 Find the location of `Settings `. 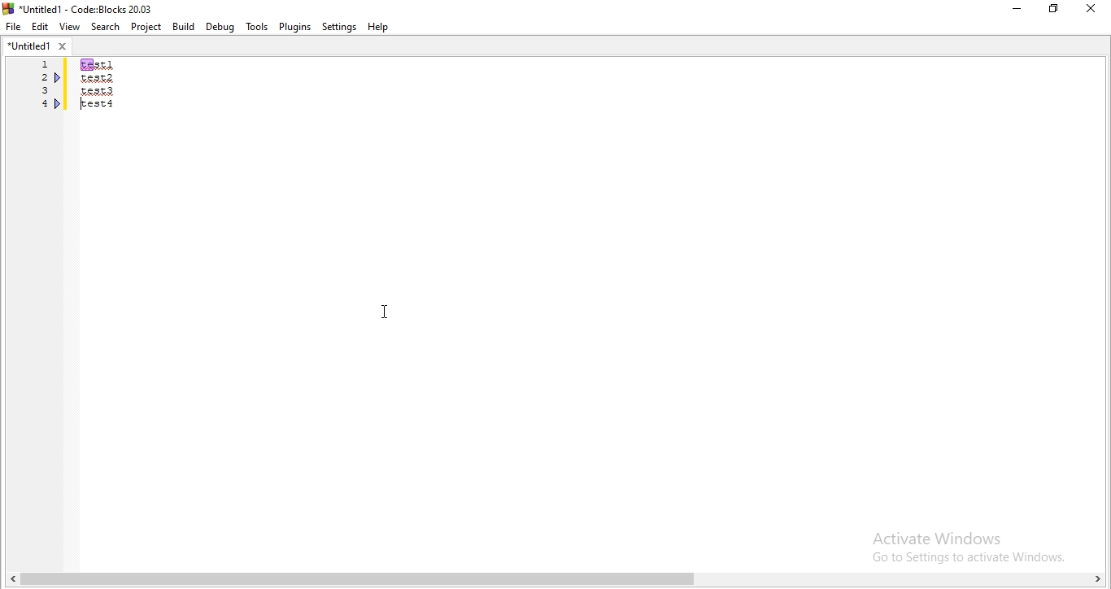

Settings  is located at coordinates (339, 28).